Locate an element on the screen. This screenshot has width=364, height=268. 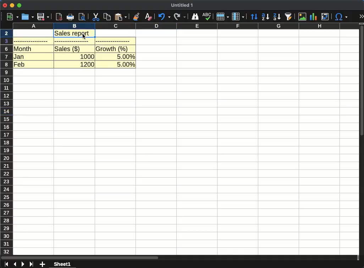
UNTITLED 1 is located at coordinates (182, 6).